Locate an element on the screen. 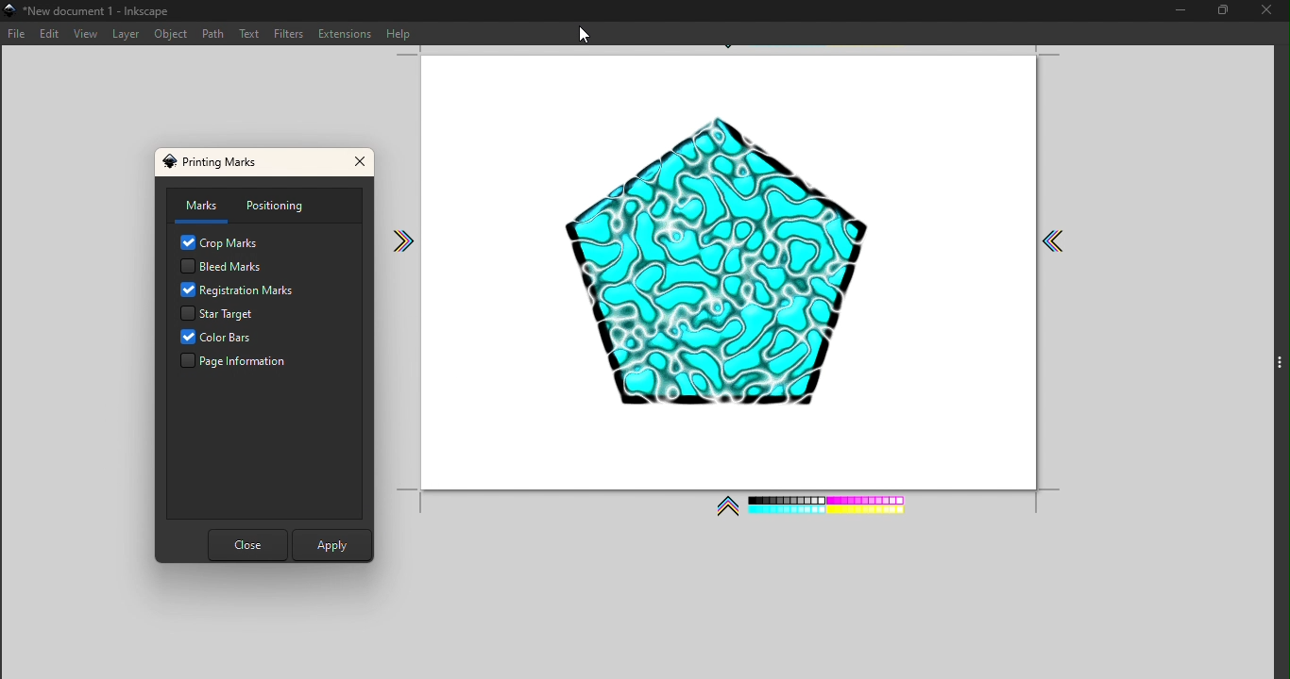 The height and width of the screenshot is (679, 1290). Canvas is located at coordinates (752, 290).